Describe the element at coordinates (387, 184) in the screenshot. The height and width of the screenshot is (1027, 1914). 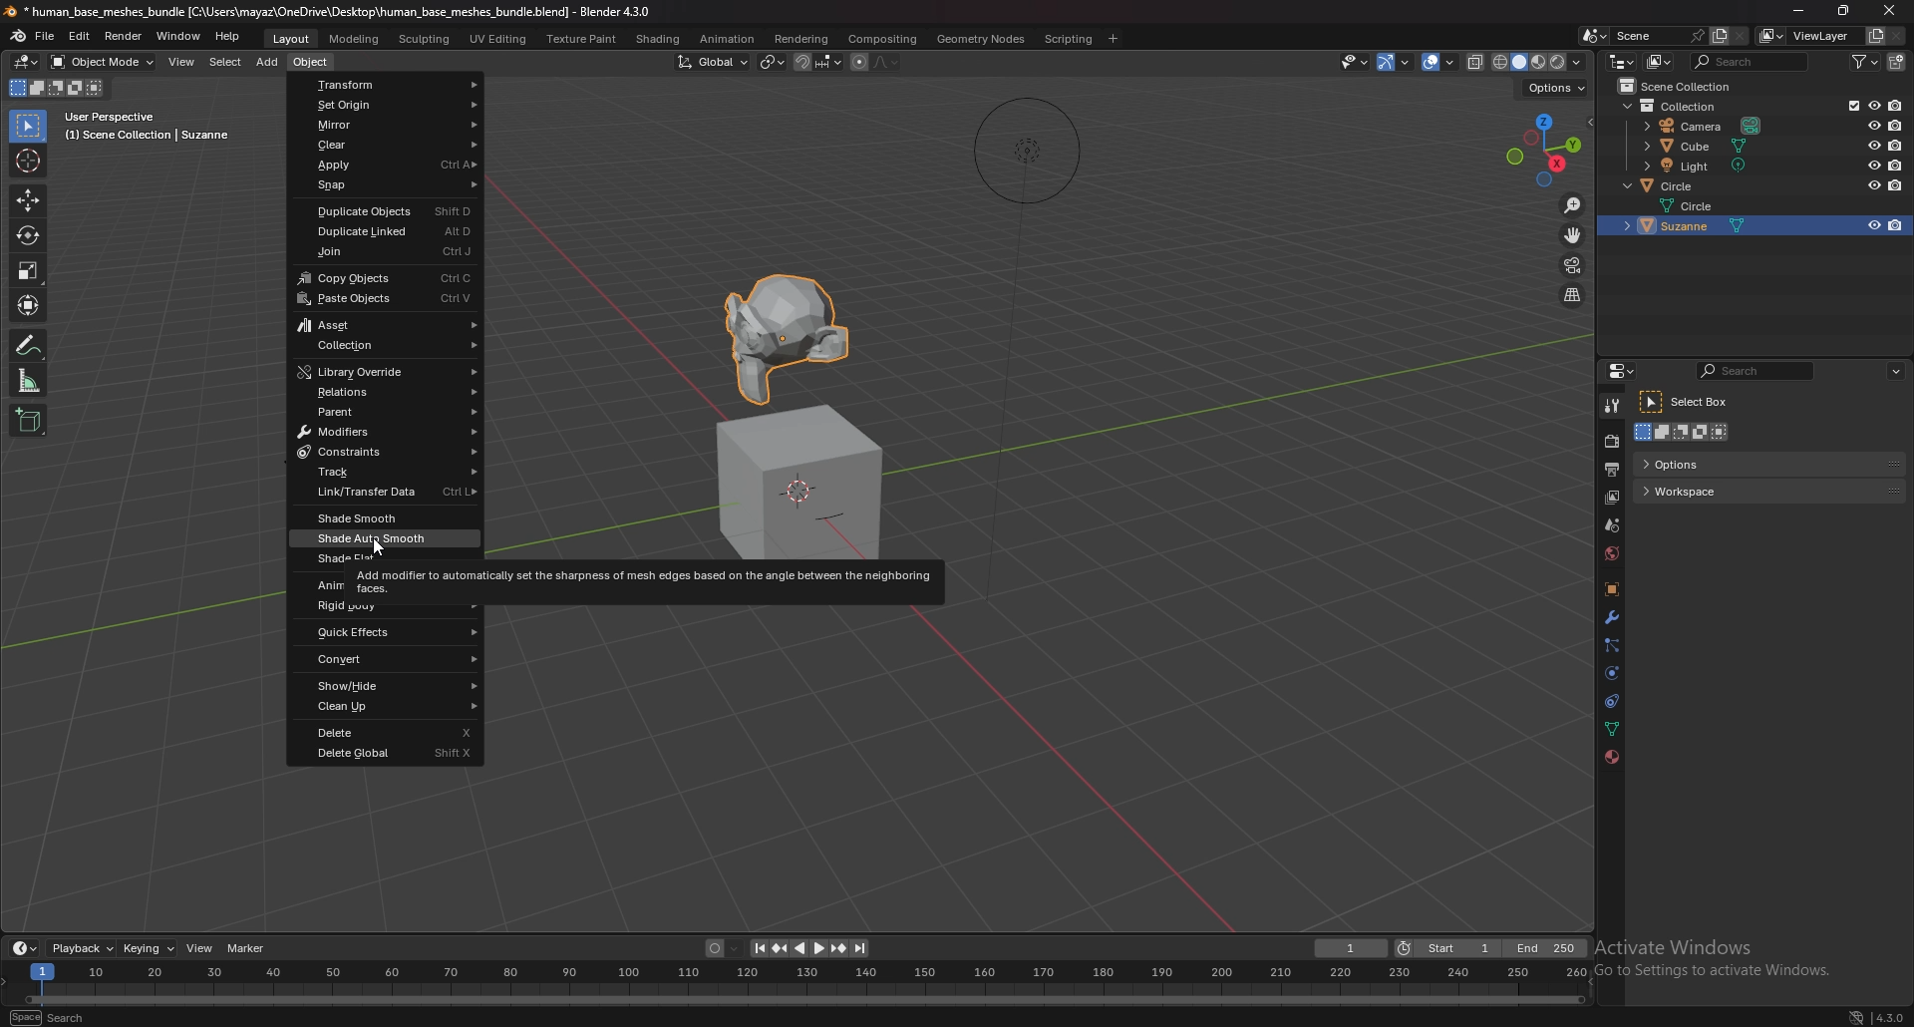
I see `snap` at that location.